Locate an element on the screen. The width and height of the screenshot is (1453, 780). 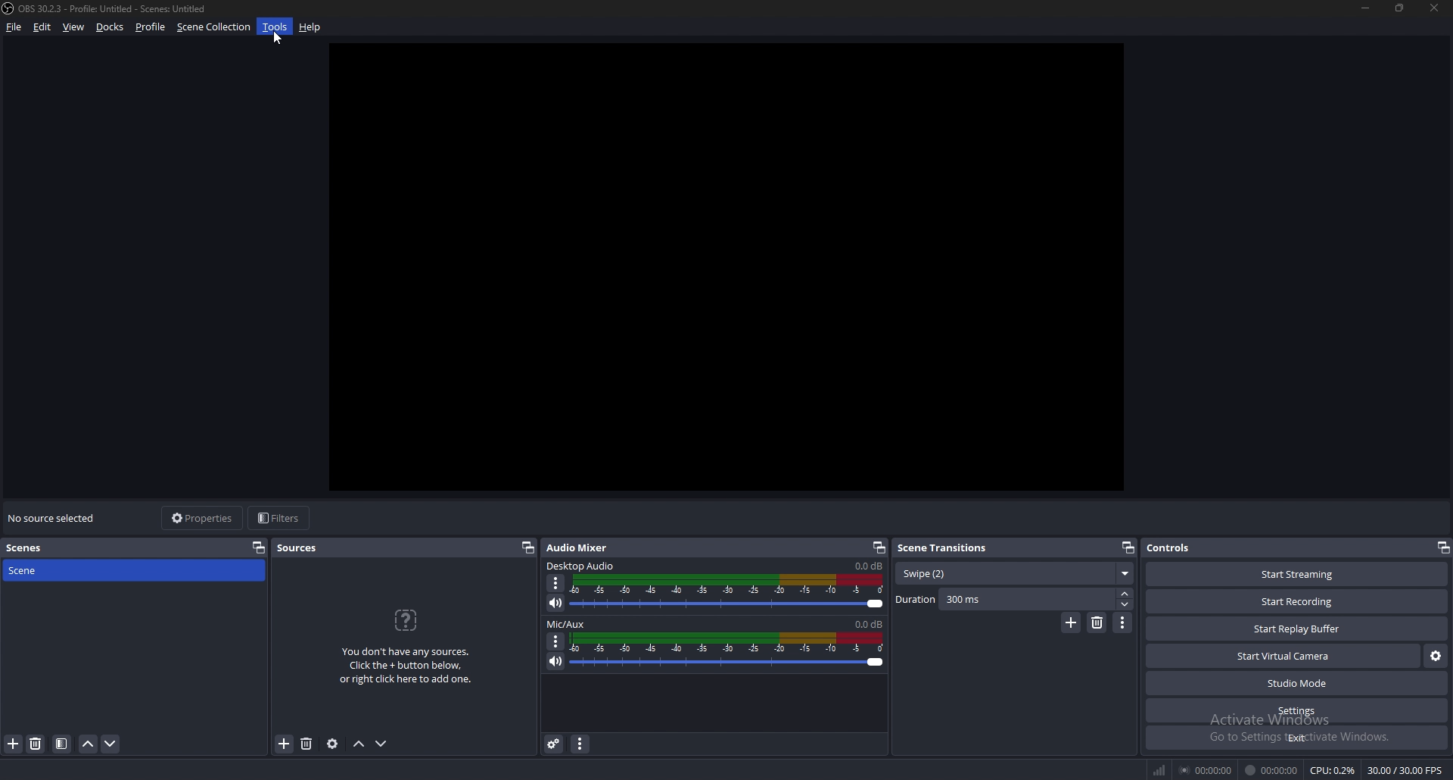
source properties is located at coordinates (332, 743).